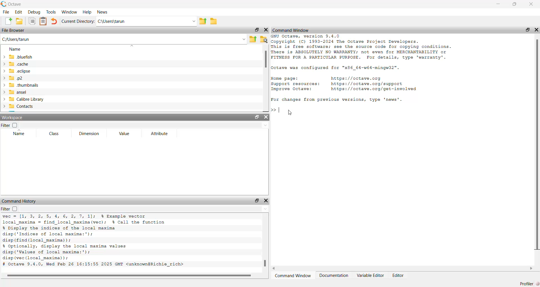 The image size is (540, 287). I want to click on Calibre Library, so click(26, 99).